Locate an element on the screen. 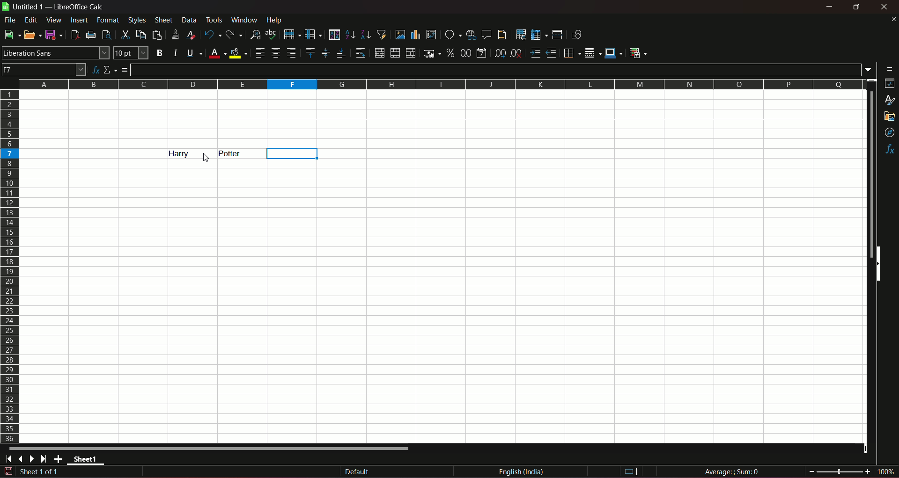 The height and width of the screenshot is (478, 899). merge is located at coordinates (395, 53).